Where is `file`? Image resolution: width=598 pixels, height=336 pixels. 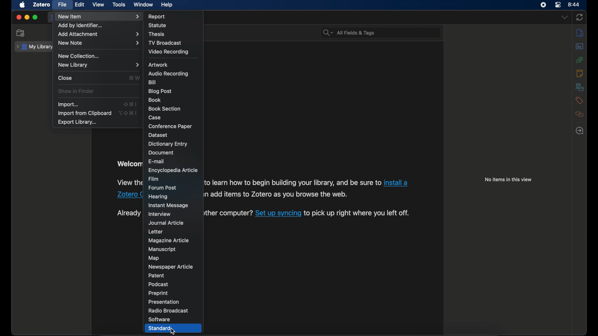 file is located at coordinates (62, 5).